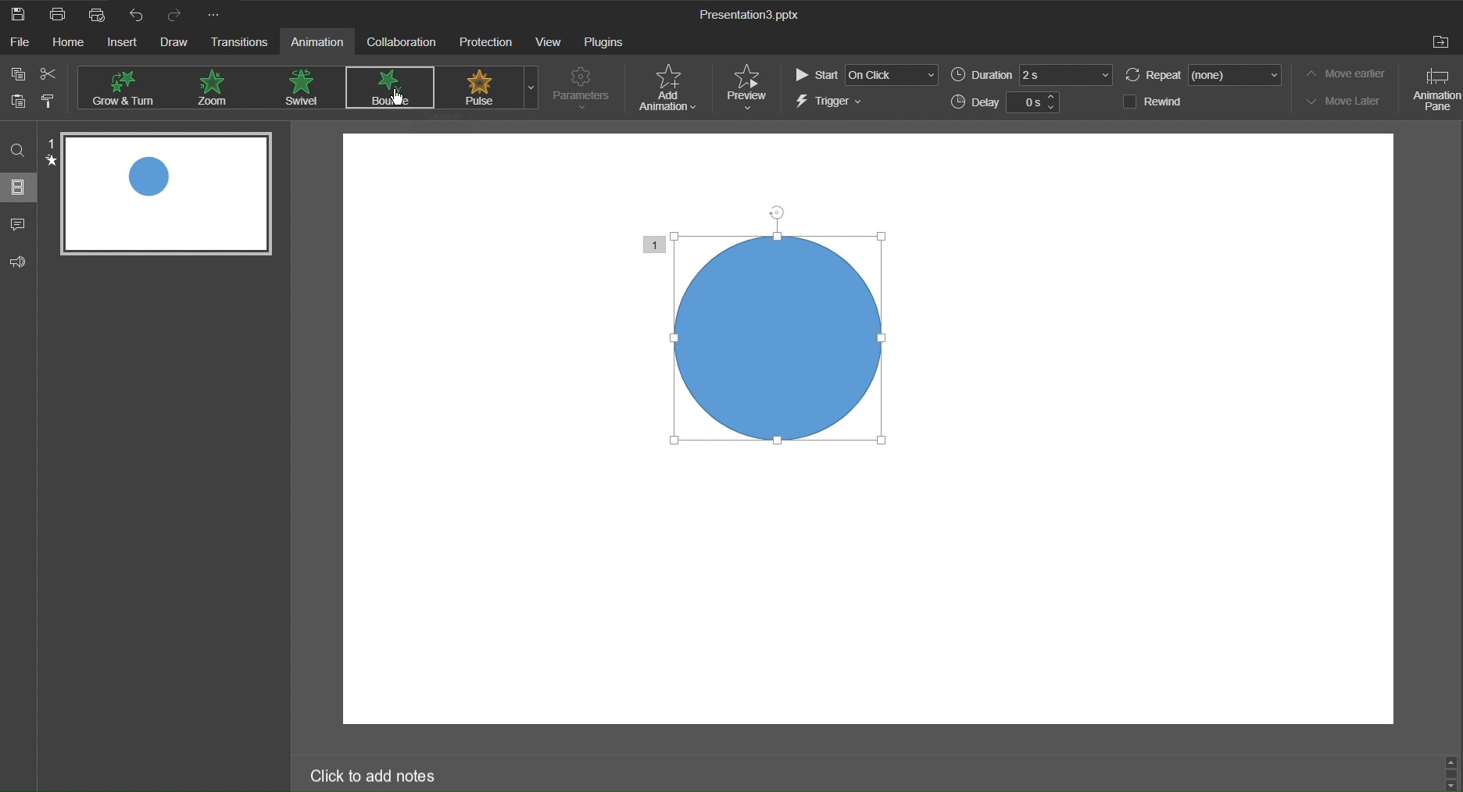 This screenshot has width=1463, height=792. What do you see at coordinates (402, 43) in the screenshot?
I see `Collaboration` at bounding box center [402, 43].